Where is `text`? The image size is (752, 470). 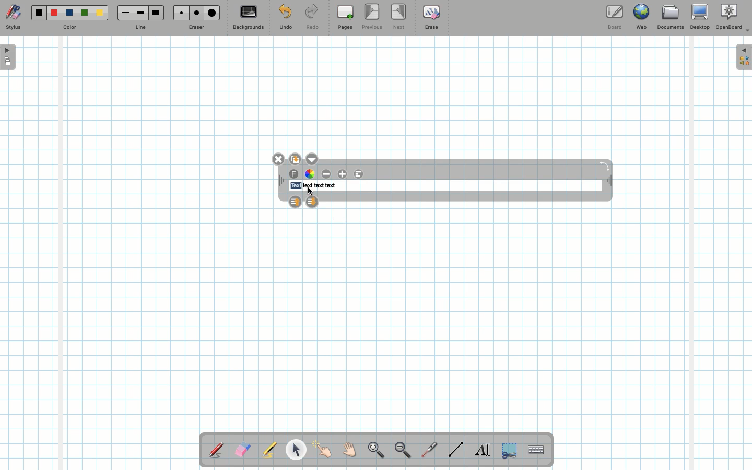 text is located at coordinates (331, 186).